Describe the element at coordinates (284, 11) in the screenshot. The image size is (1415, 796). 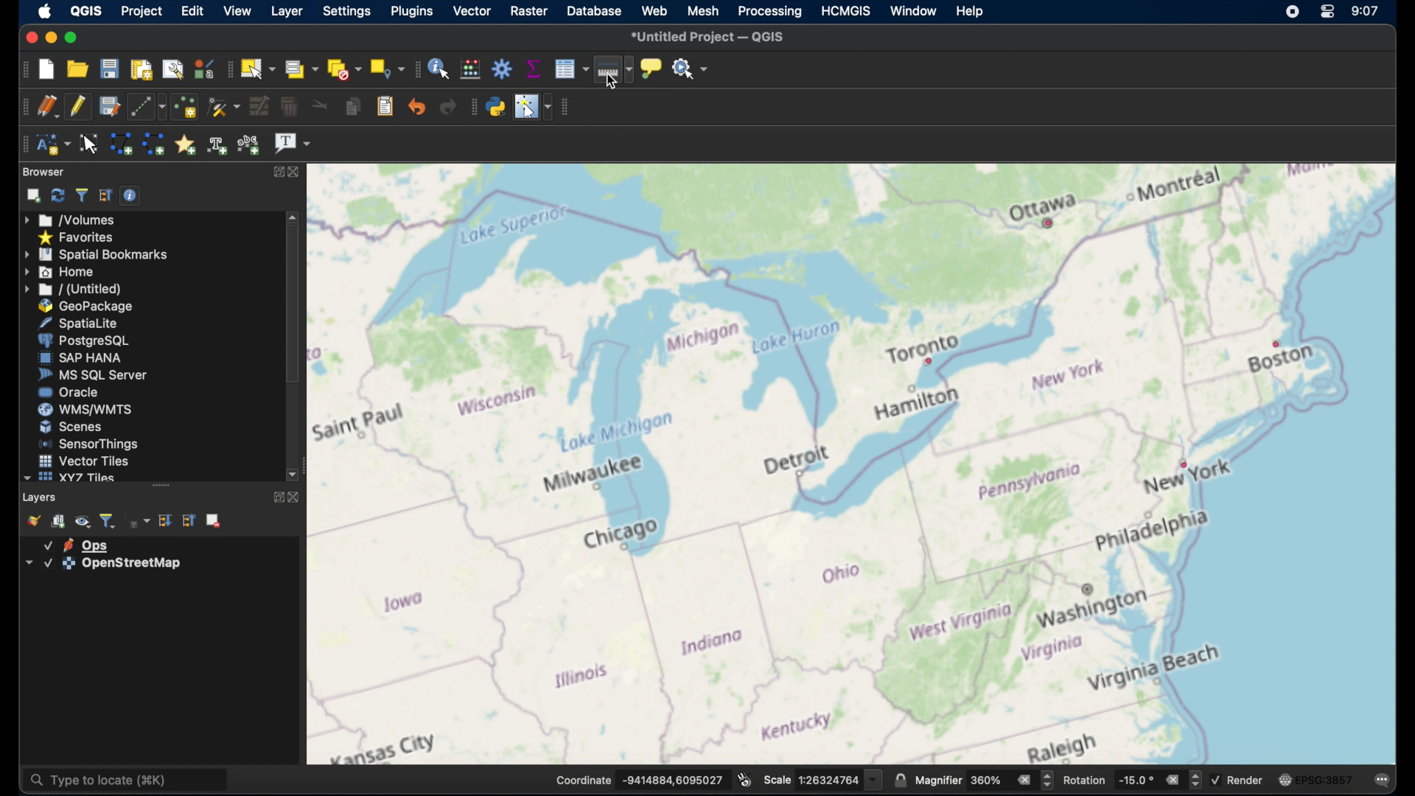
I see `layer` at that location.